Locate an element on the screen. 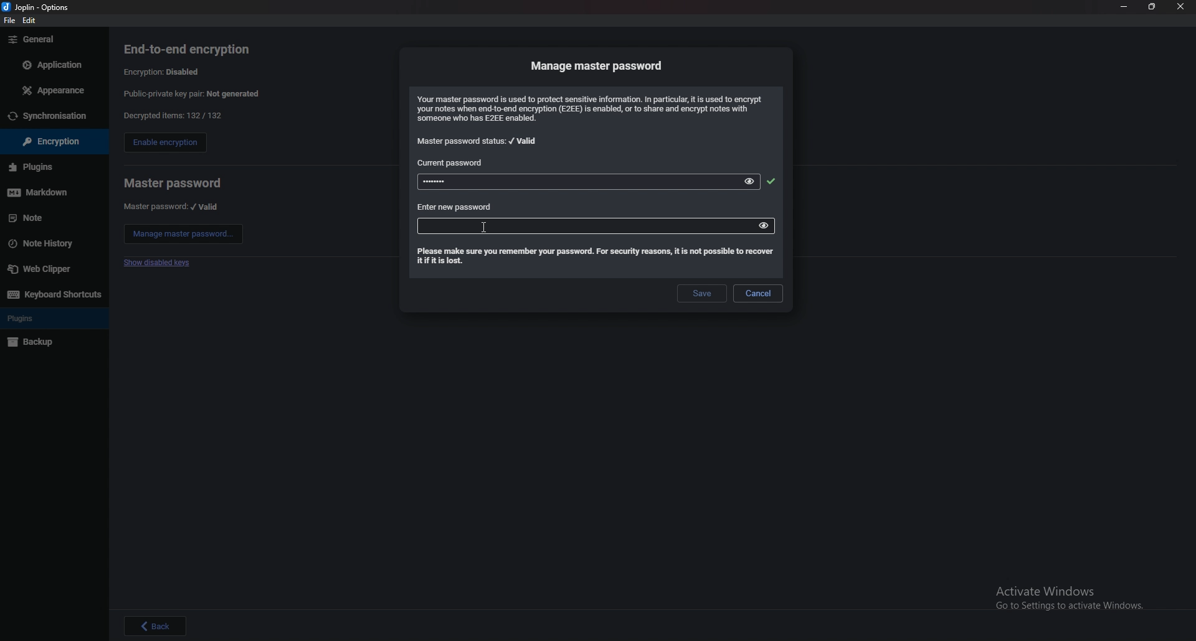 This screenshot has height=641, width=1196. note history is located at coordinates (50, 243).